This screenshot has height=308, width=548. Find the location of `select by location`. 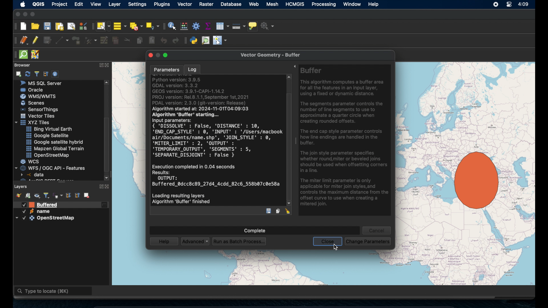

select by location is located at coordinates (153, 25).